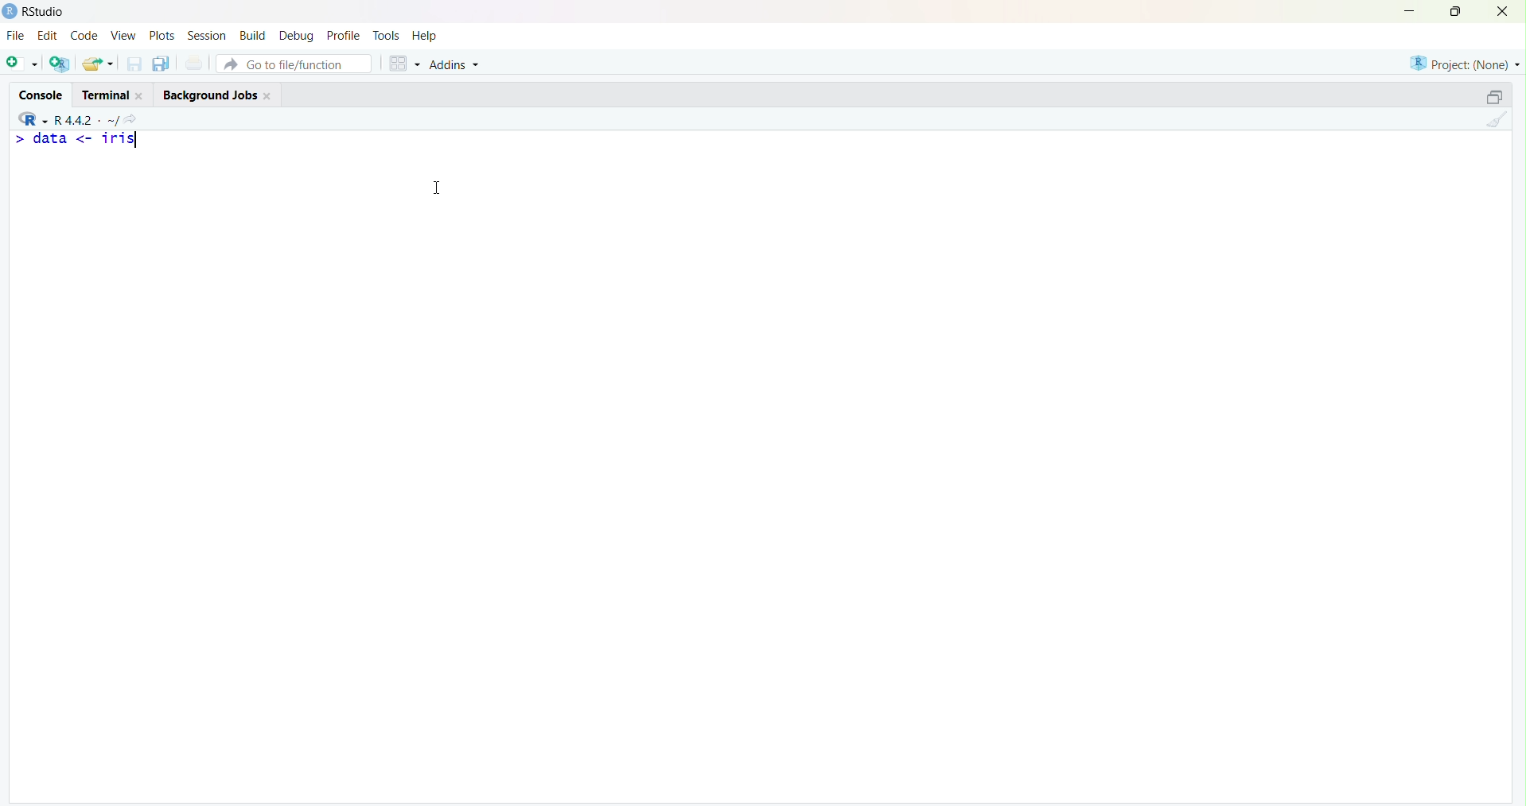 The width and height of the screenshot is (1526, 806). I want to click on Edit, so click(48, 33).